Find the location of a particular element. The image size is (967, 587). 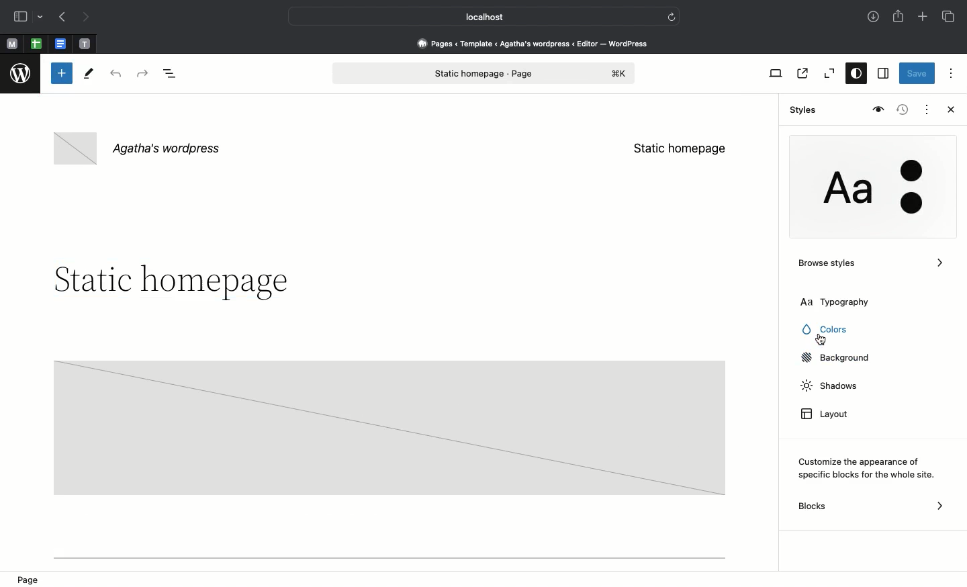

Pinned tab is located at coordinates (11, 44).